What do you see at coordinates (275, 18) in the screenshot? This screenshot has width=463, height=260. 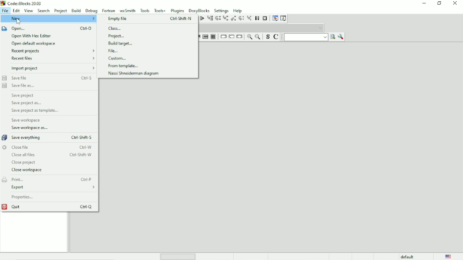 I see `Debugging windows` at bounding box center [275, 18].